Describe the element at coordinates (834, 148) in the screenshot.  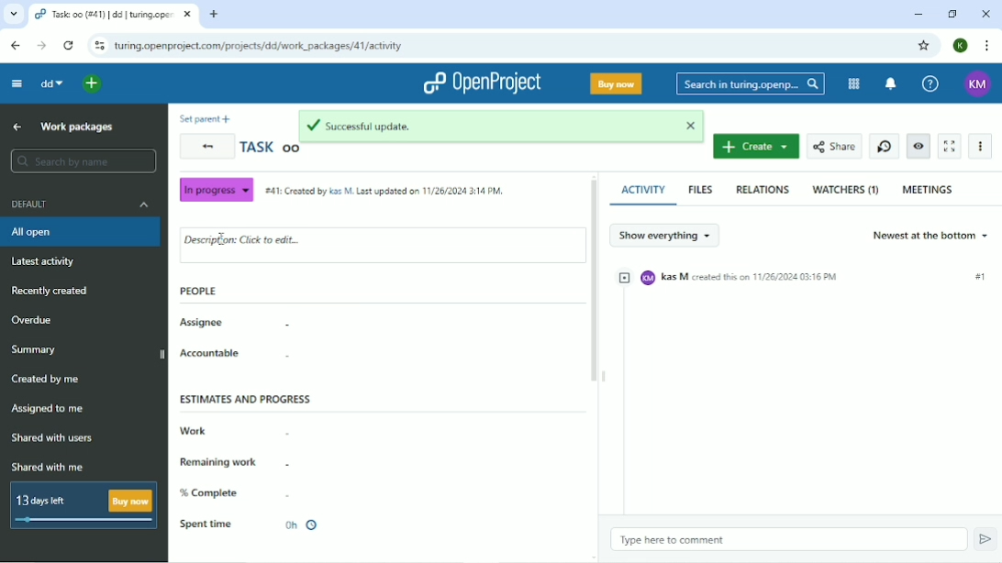
I see `Share` at that location.